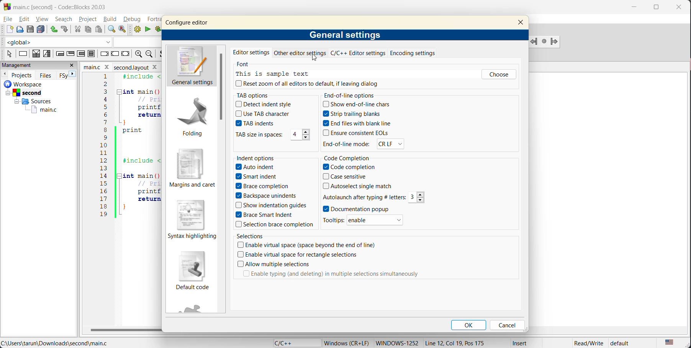  What do you see at coordinates (357, 104) in the screenshot?
I see `Show end-of-line chars` at bounding box center [357, 104].